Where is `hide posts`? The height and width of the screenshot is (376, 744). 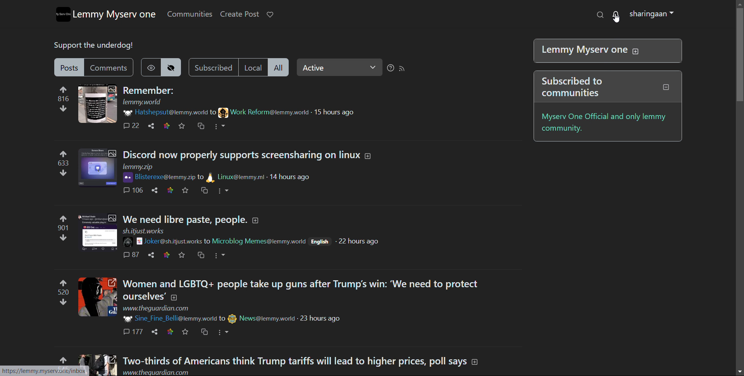 hide posts is located at coordinates (172, 67).